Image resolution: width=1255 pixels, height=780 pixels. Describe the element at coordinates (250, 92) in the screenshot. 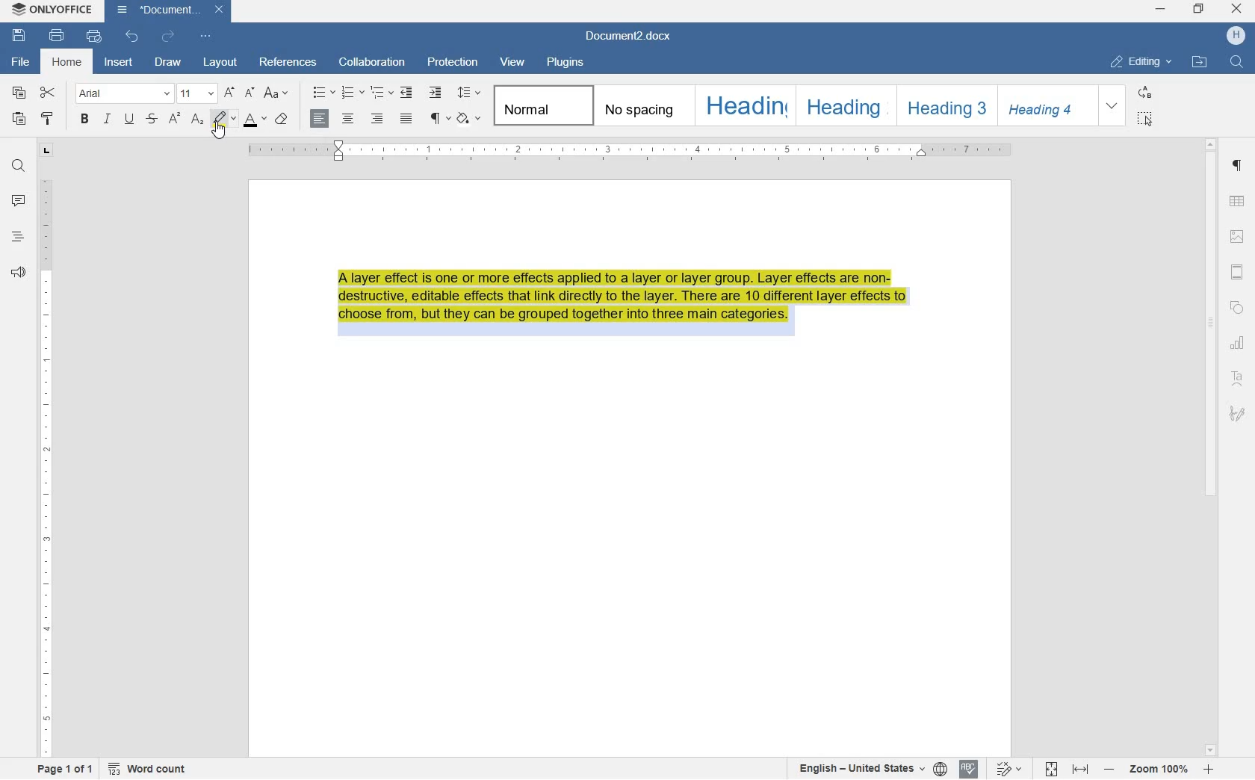

I see `DECREMENT FONT SIZE` at that location.